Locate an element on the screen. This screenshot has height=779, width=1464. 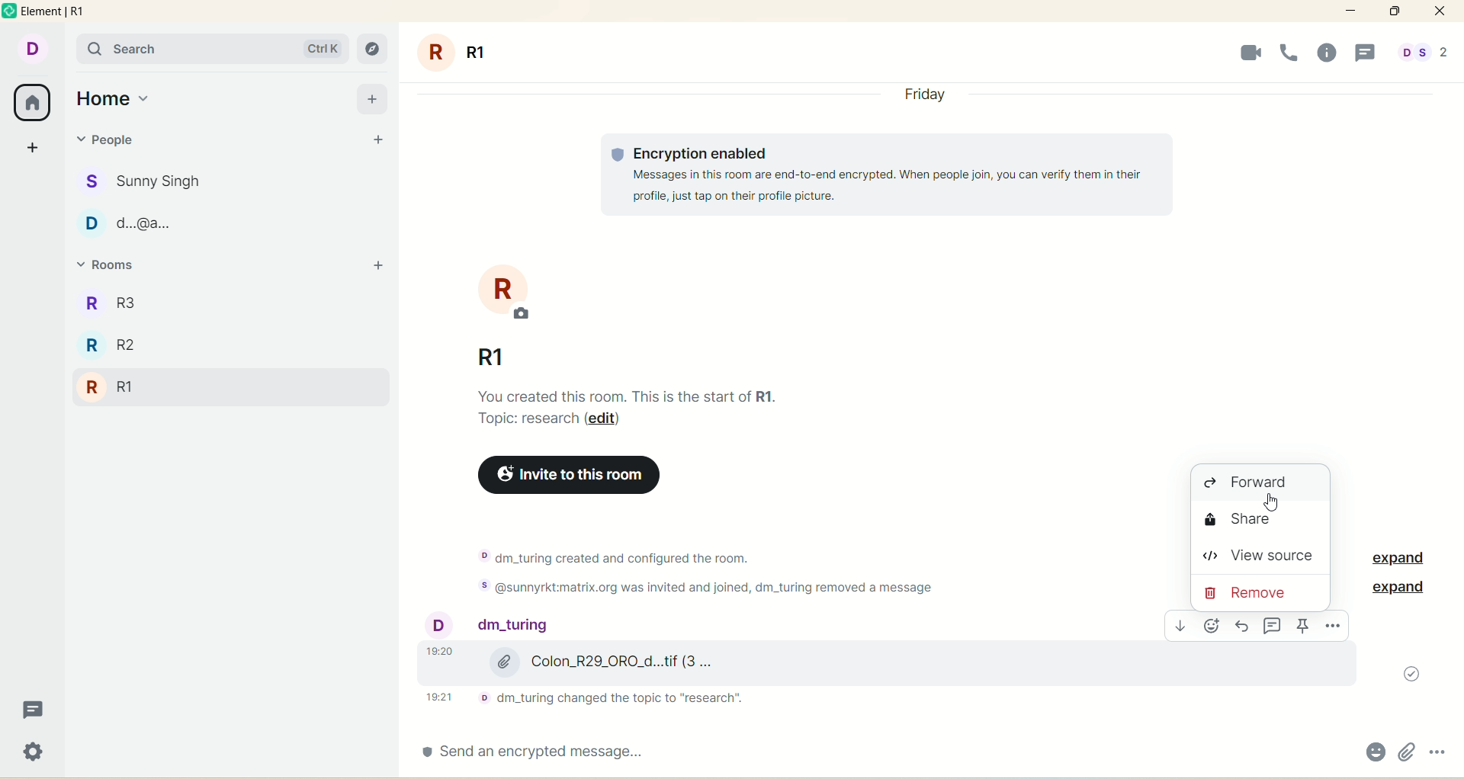
text is located at coordinates (596, 696).